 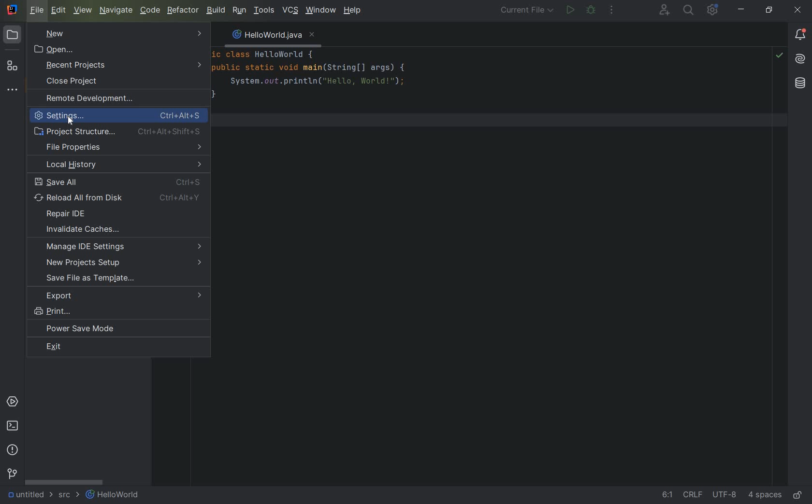 What do you see at coordinates (122, 164) in the screenshot?
I see `LOCAL HISTORY` at bounding box center [122, 164].